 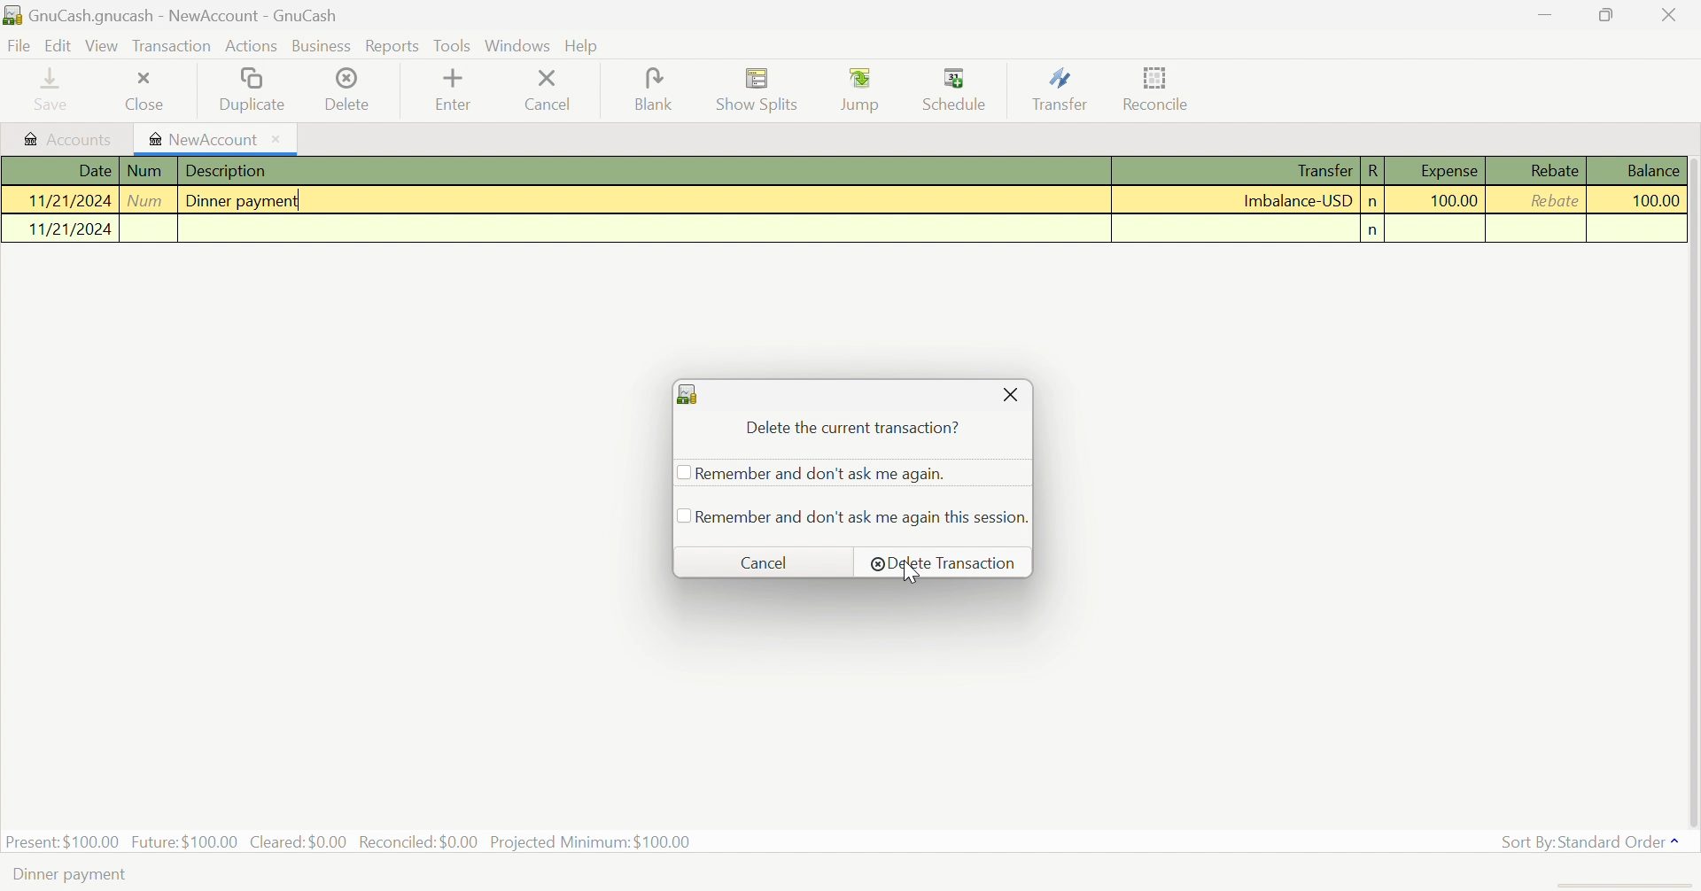 What do you see at coordinates (241, 203) in the screenshot?
I see `Dinner Payment` at bounding box center [241, 203].